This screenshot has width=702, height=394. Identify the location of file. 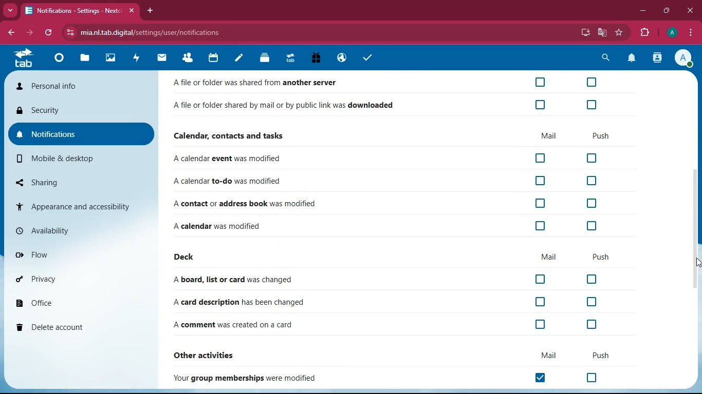
(83, 58).